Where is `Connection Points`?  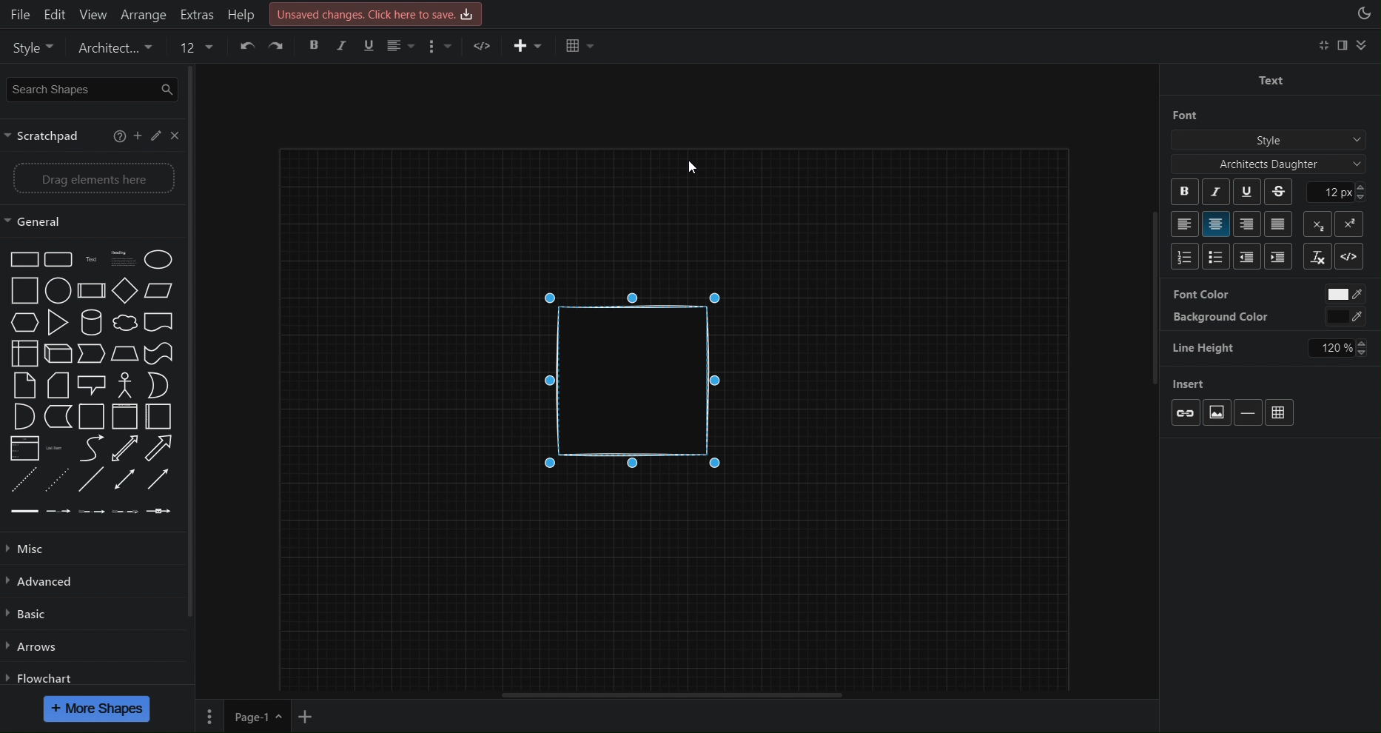
Connection Points is located at coordinates (1230, 315).